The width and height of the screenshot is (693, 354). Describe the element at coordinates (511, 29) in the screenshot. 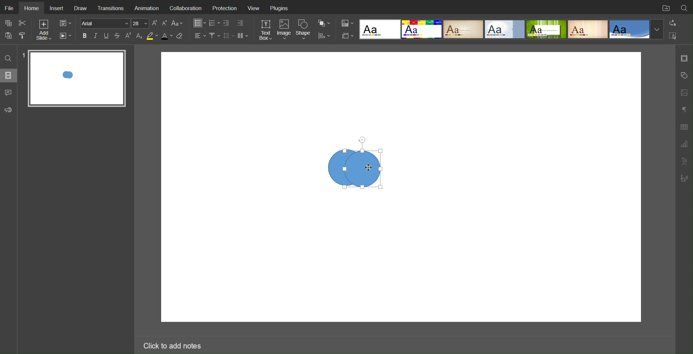

I see `Templates` at that location.